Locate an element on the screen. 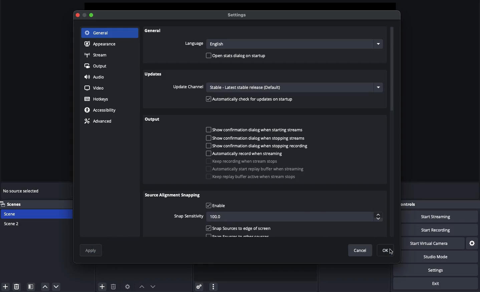 The width and height of the screenshot is (480, 292). Video is located at coordinates (95, 88).